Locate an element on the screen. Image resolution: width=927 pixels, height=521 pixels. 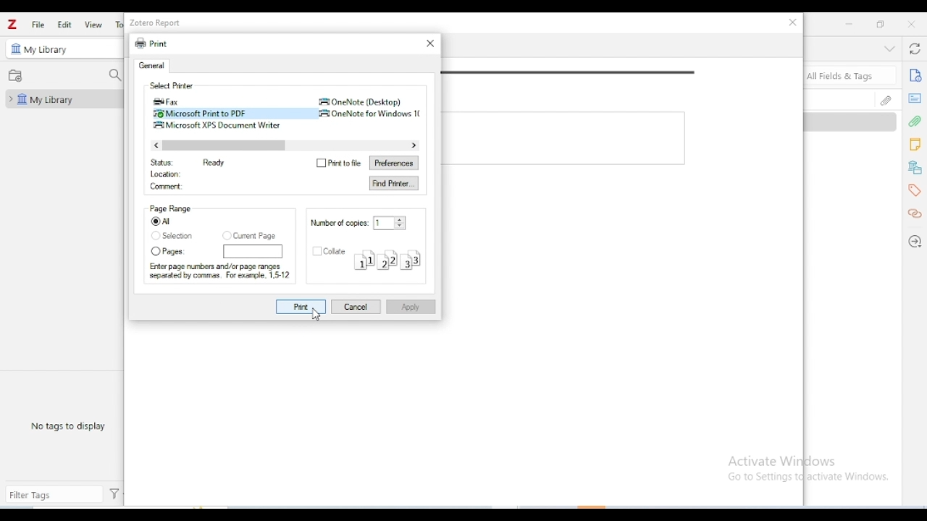
minimize is located at coordinates (850, 24).